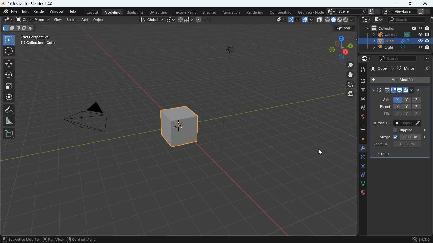  What do you see at coordinates (204, 20) in the screenshot?
I see `line` at bounding box center [204, 20].